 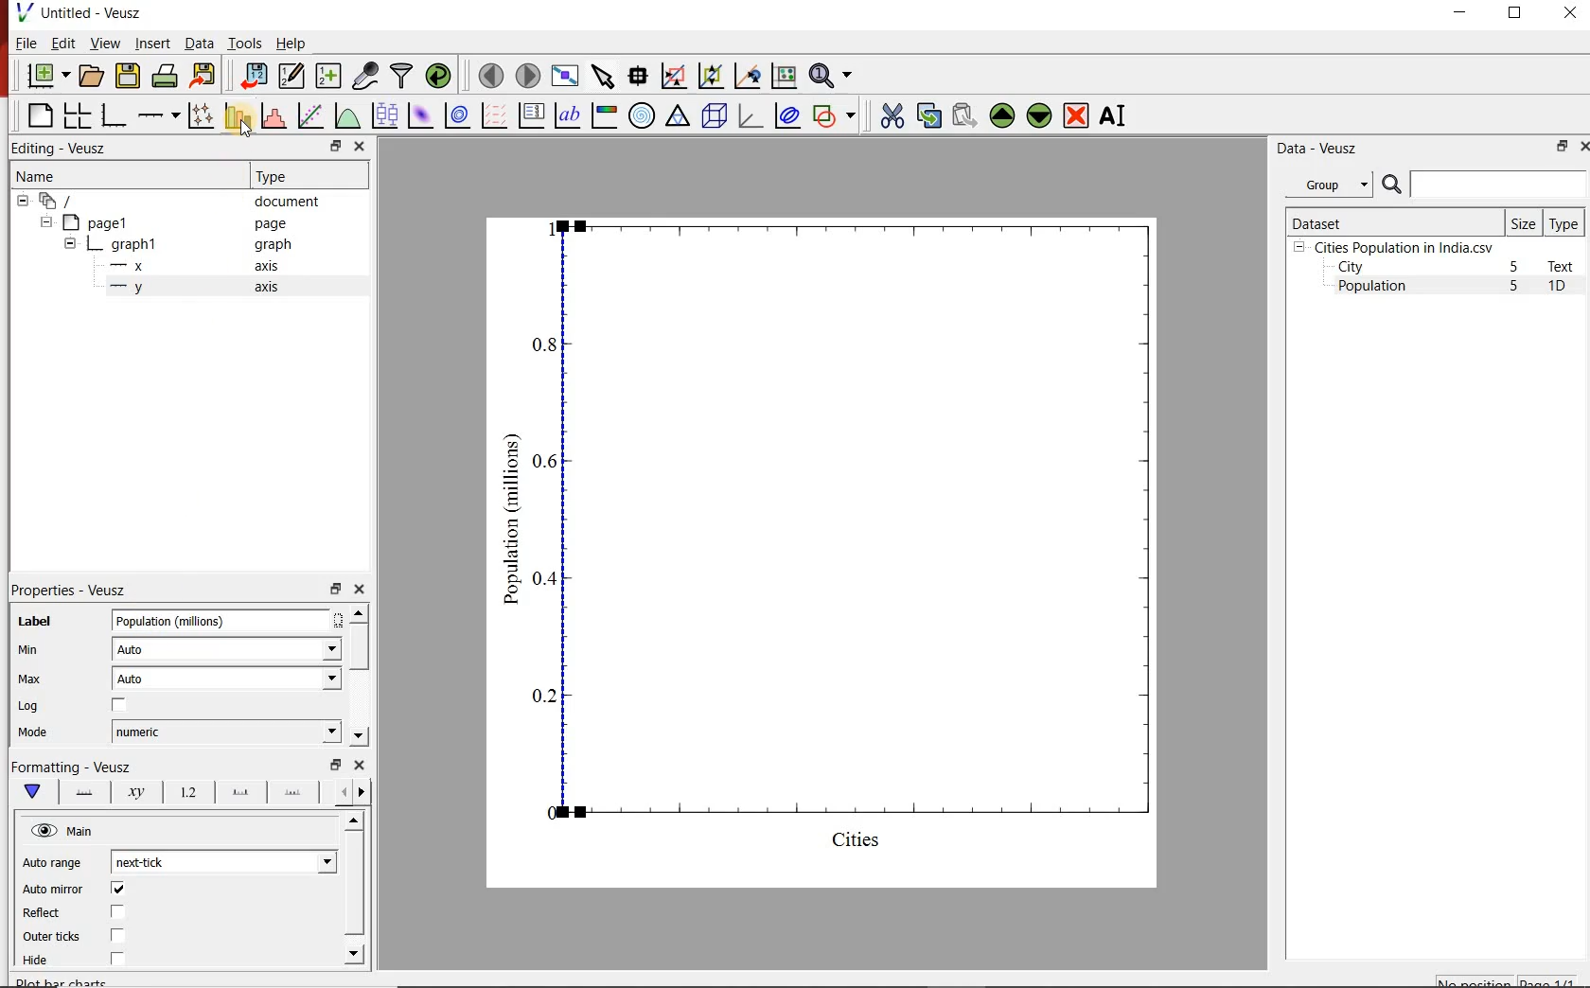 I want to click on Formatting - Veusz, so click(x=73, y=767).